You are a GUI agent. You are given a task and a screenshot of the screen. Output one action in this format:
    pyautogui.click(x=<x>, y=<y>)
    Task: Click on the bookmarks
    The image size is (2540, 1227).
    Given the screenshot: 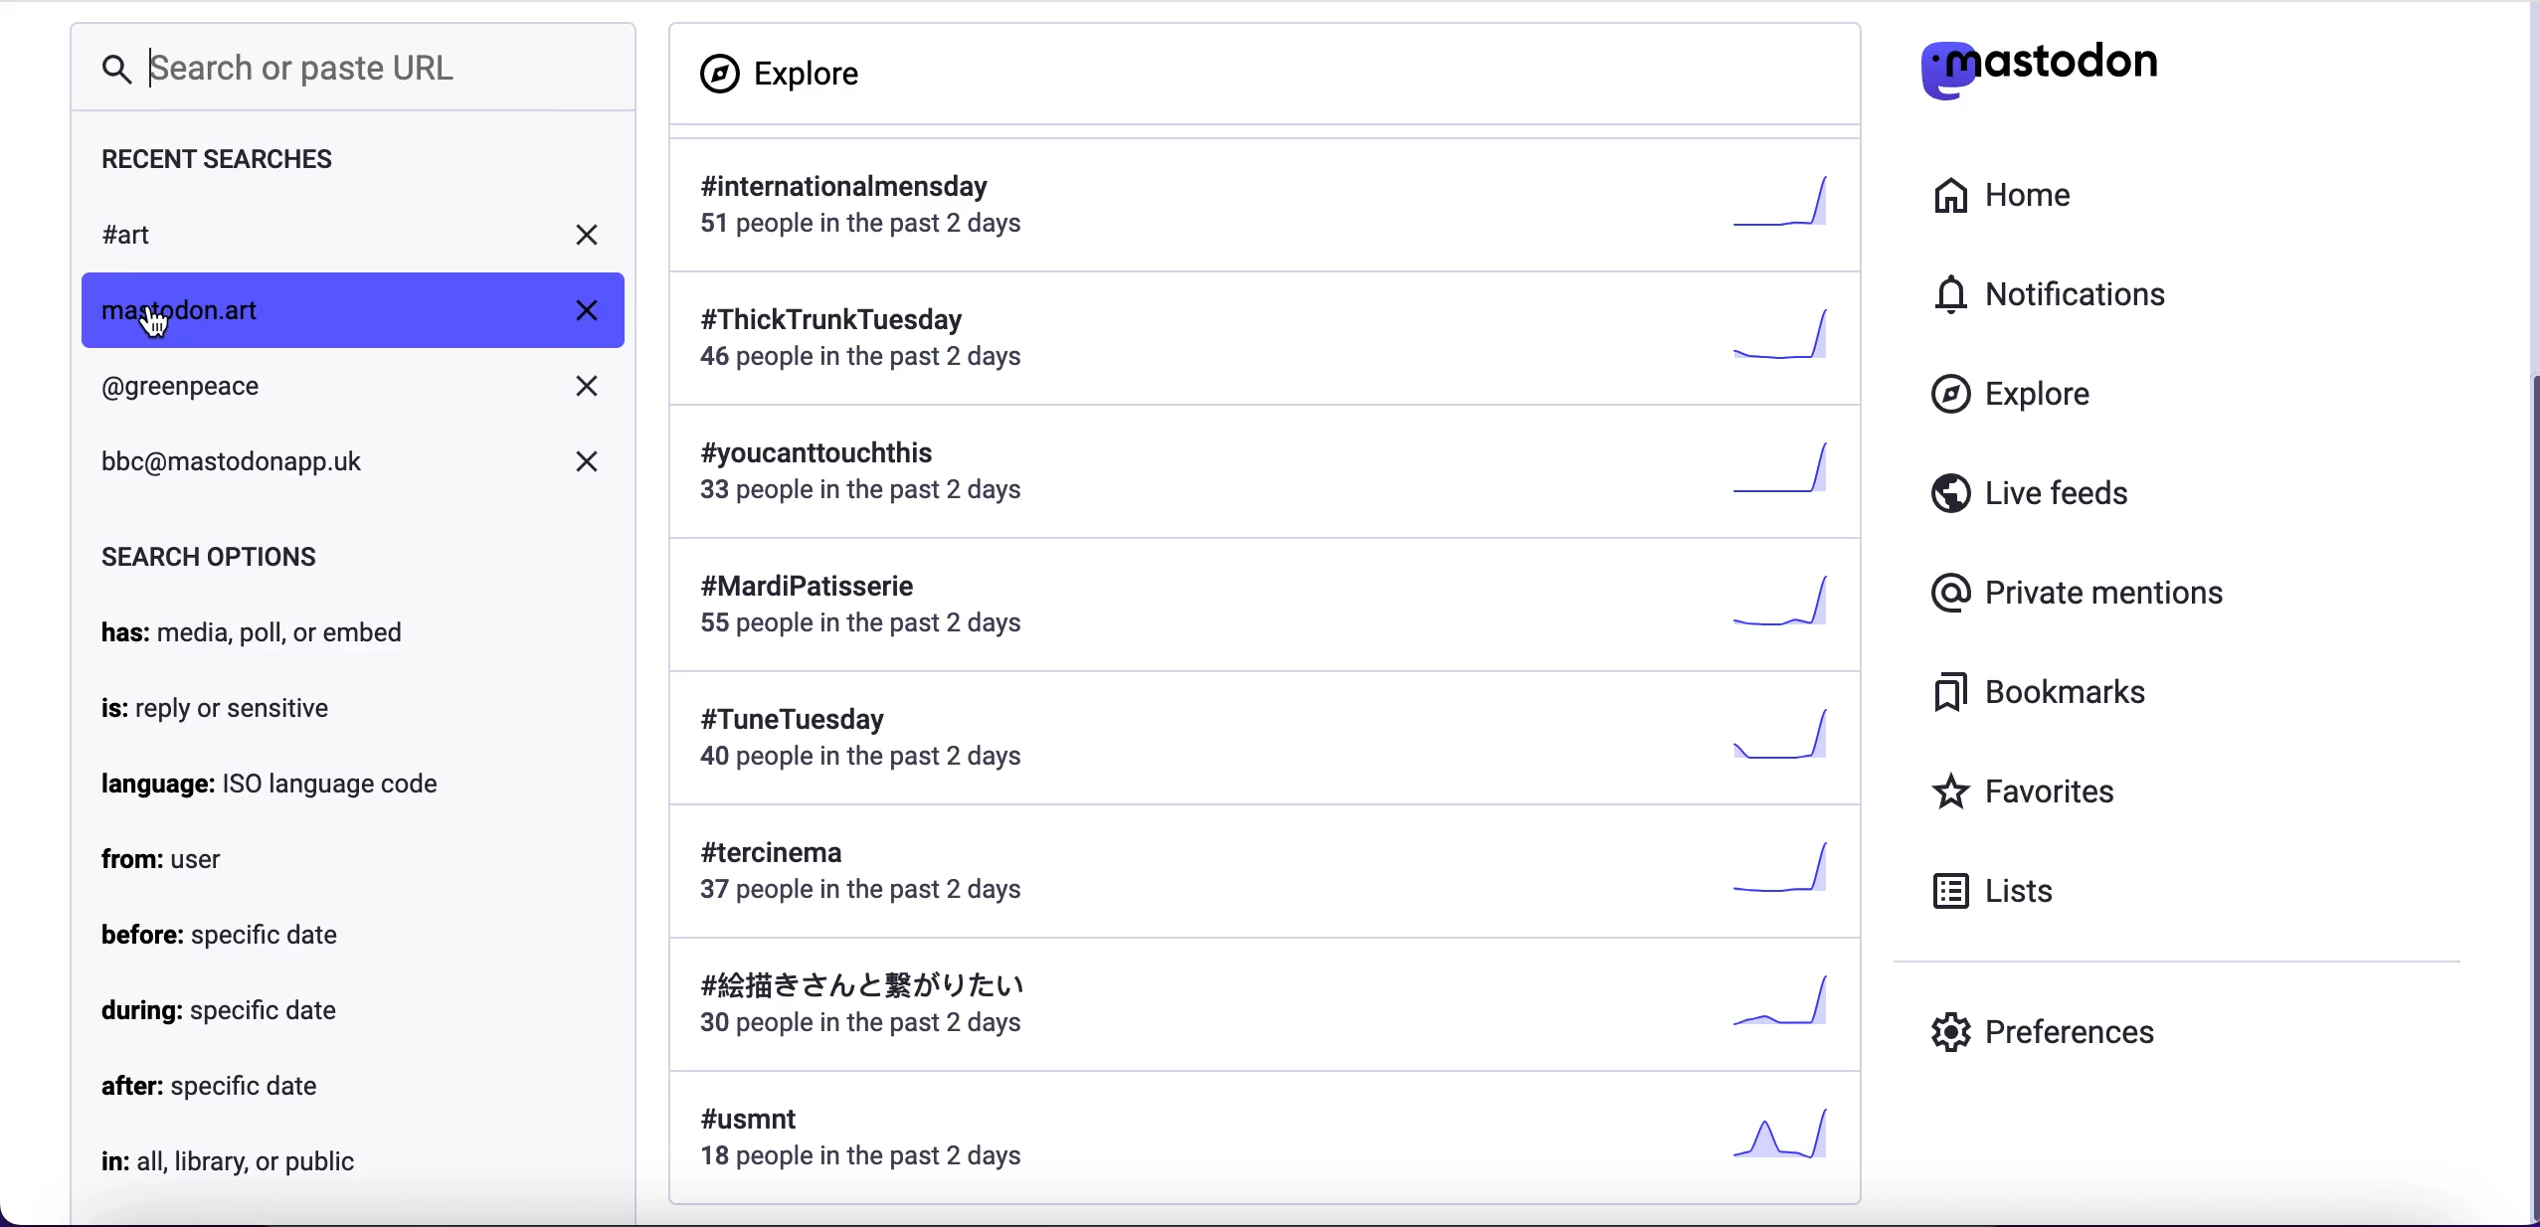 What is the action you would take?
    pyautogui.click(x=2045, y=692)
    